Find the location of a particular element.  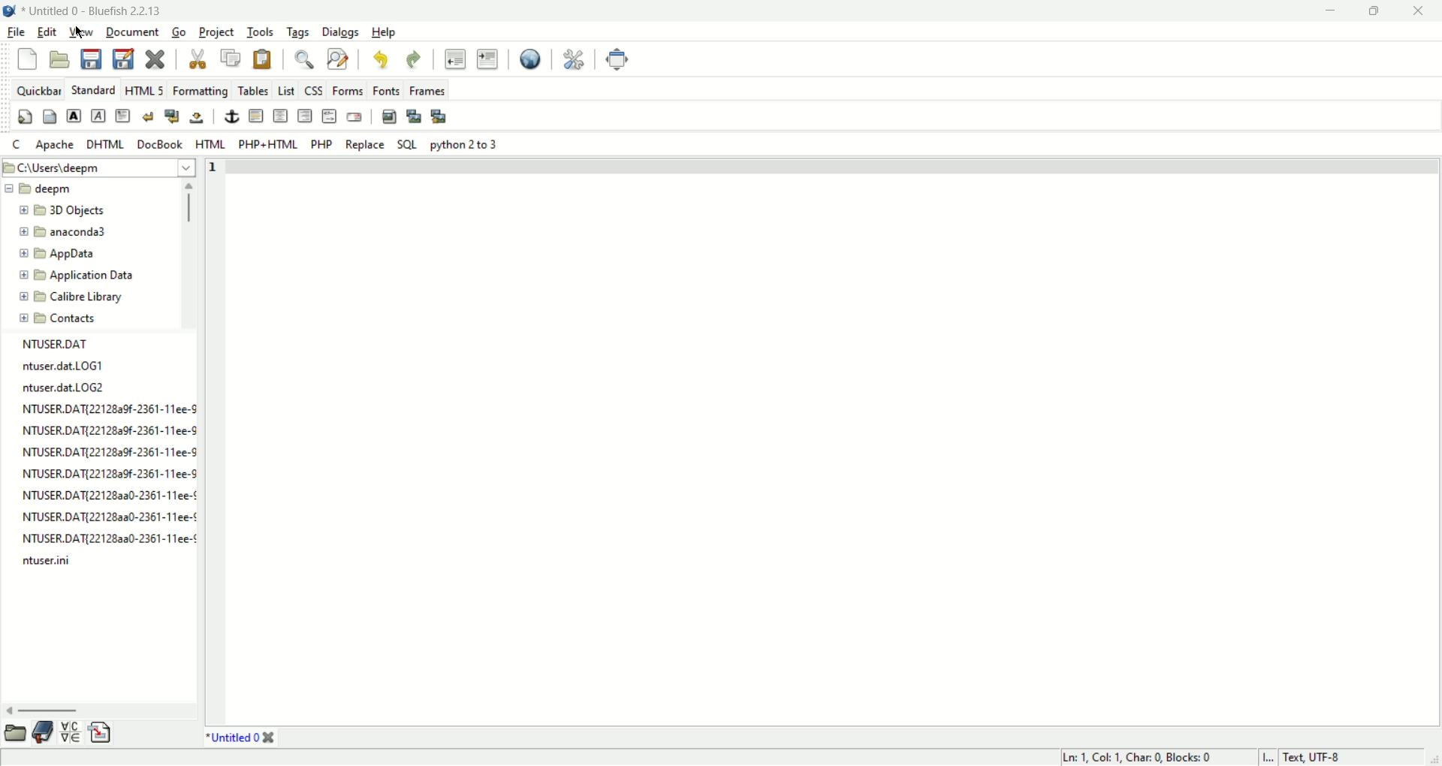

scroll bar is located at coordinates (192, 255).